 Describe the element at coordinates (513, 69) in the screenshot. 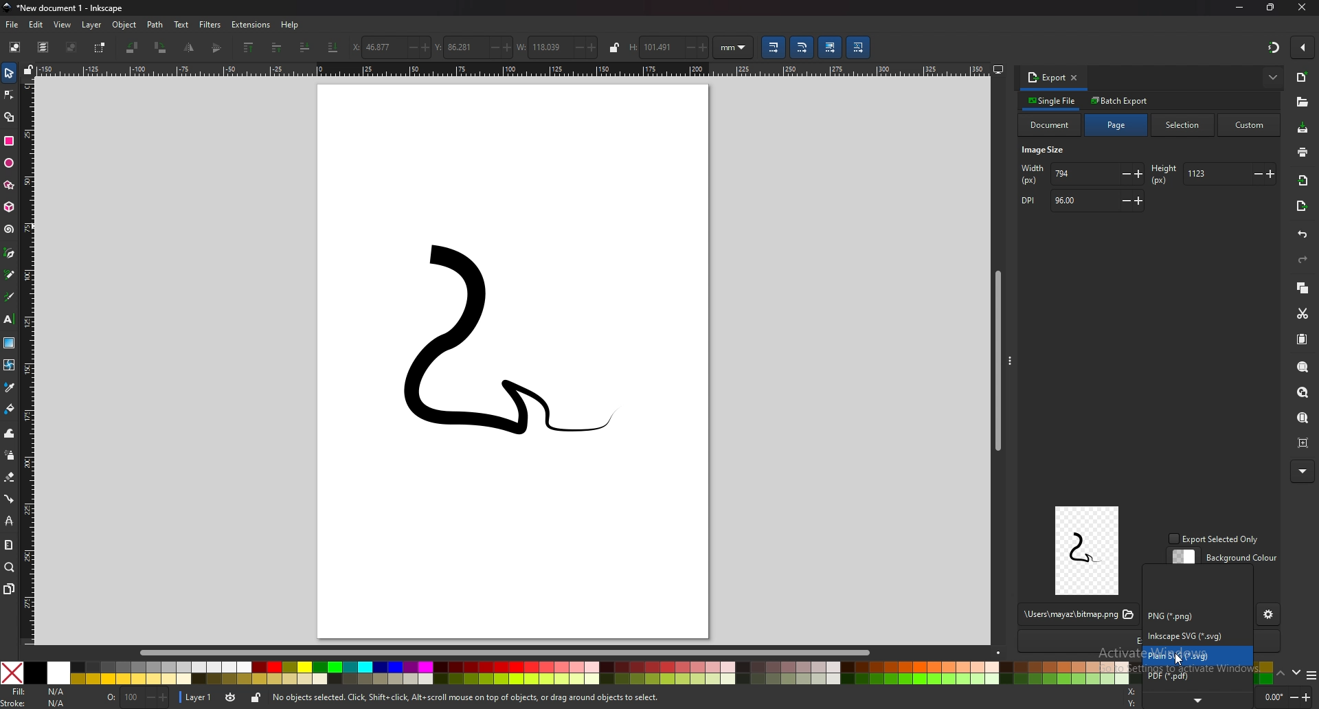

I see `horizontal scale` at that location.